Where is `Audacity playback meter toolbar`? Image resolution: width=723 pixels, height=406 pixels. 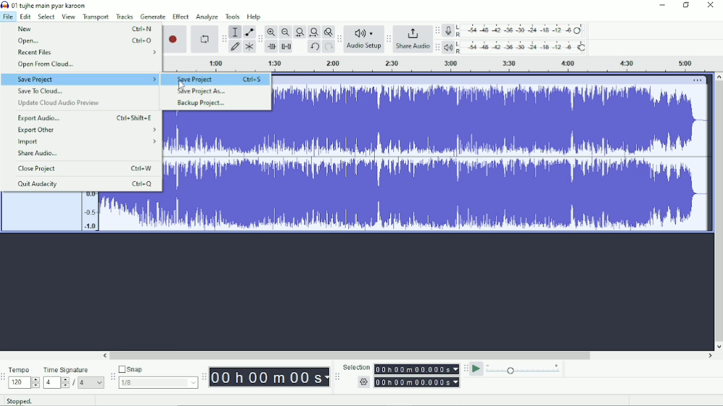
Audacity playback meter toolbar is located at coordinates (438, 47).